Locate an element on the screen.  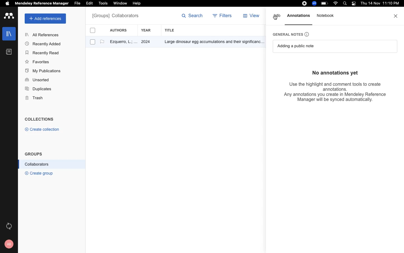
 is located at coordinates (212, 42).